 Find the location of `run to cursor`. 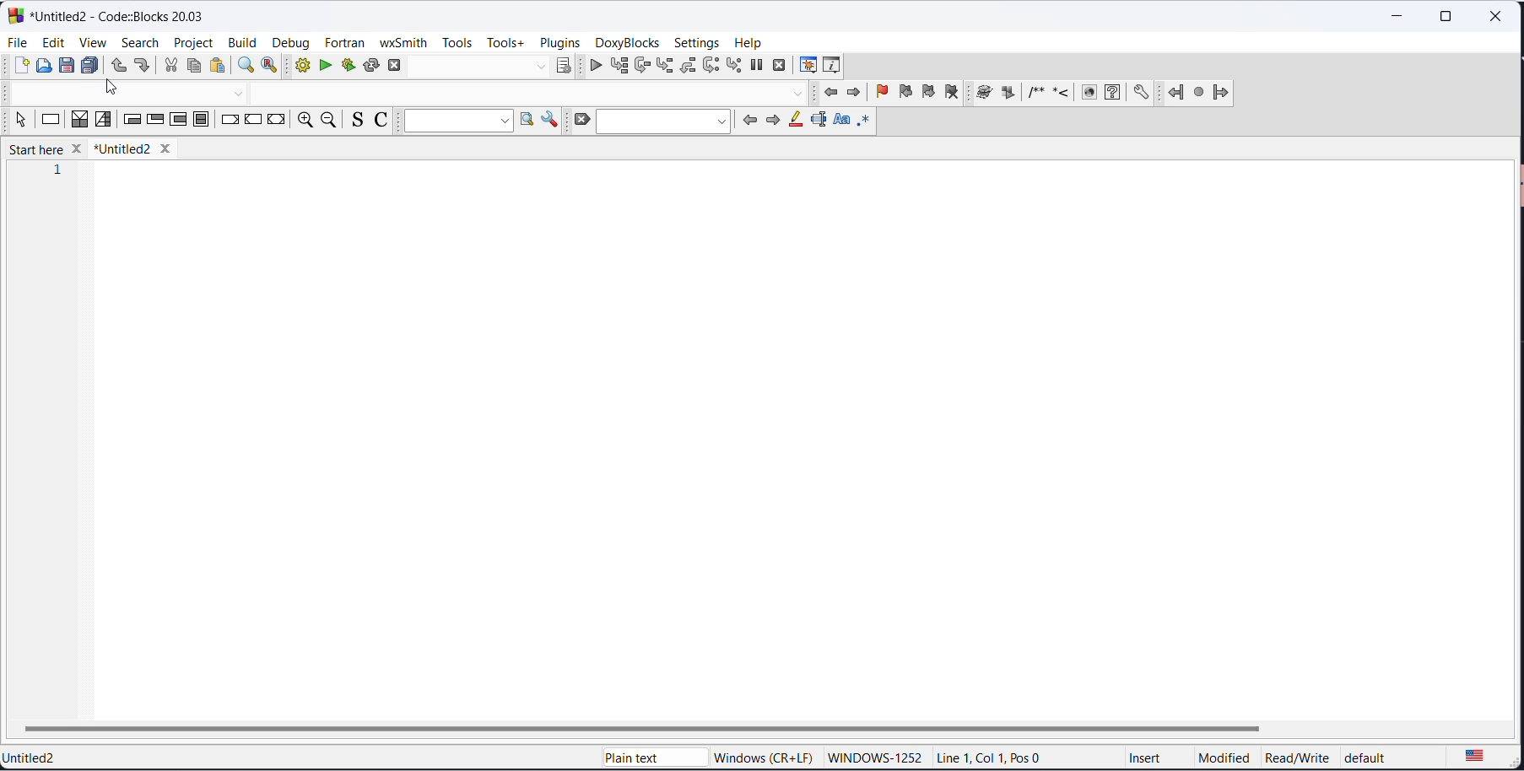

run to cursor is located at coordinates (619, 70).